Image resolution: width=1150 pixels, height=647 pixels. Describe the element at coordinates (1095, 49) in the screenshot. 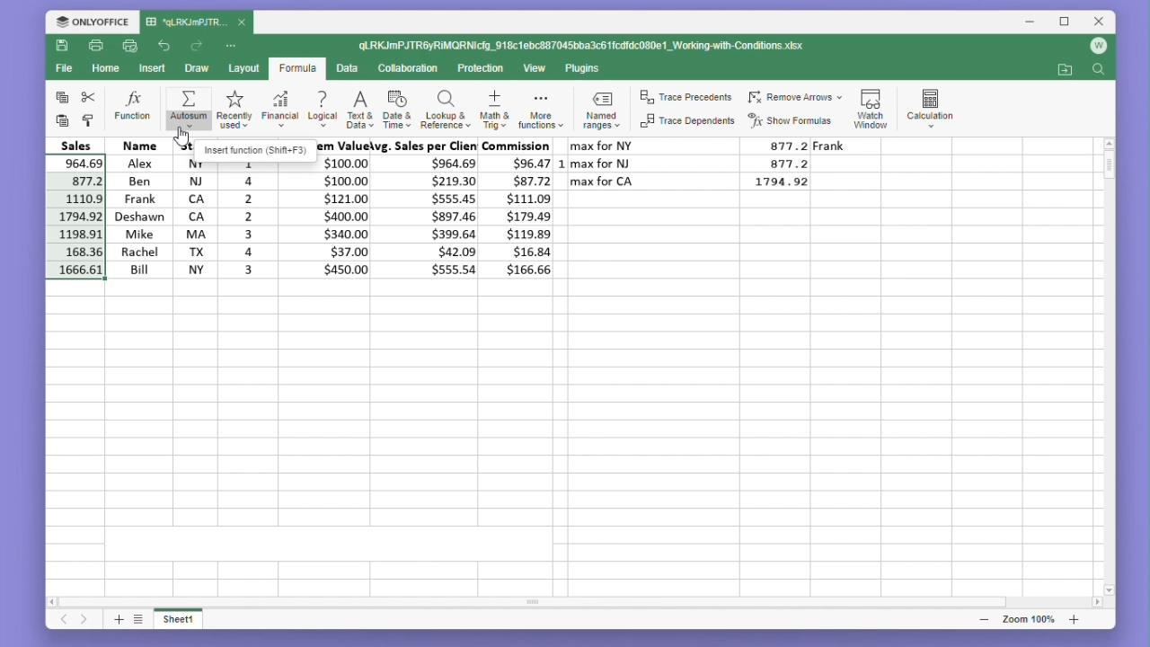

I see `Account icon` at that location.